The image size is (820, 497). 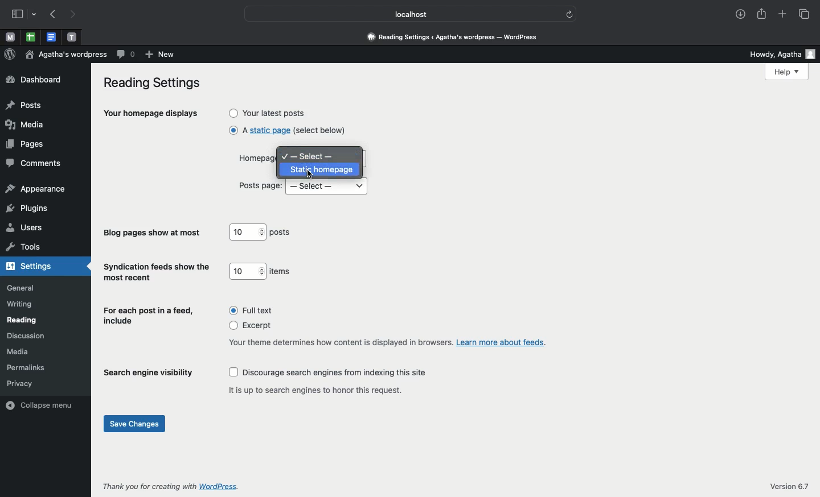 What do you see at coordinates (247, 232) in the screenshot?
I see `10` at bounding box center [247, 232].